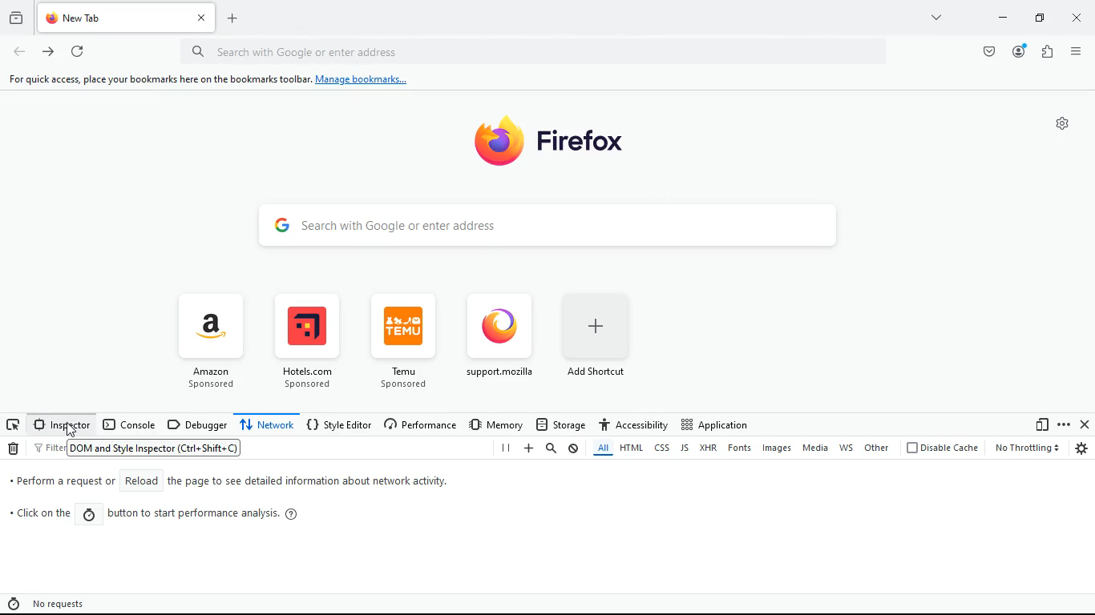 Image resolution: width=1095 pixels, height=615 pixels. I want to click on Filter, so click(49, 448).